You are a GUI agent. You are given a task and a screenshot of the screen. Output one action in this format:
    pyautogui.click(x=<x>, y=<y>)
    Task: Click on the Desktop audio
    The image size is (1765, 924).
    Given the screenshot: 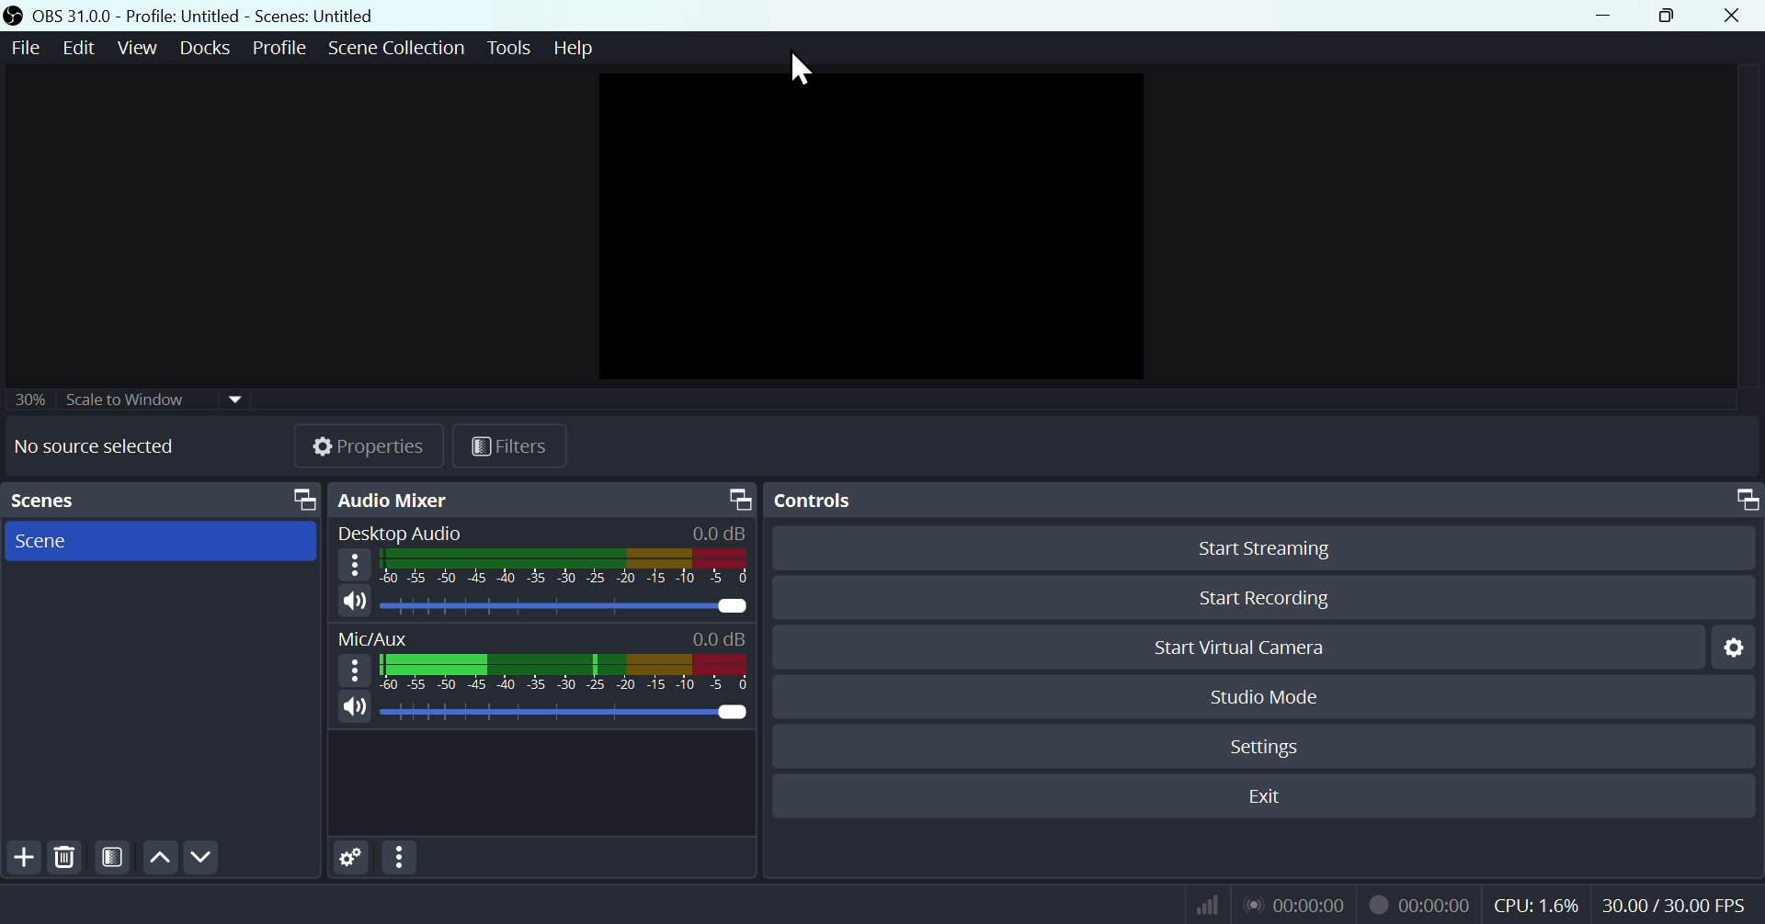 What is the action you would take?
    pyautogui.click(x=408, y=530)
    